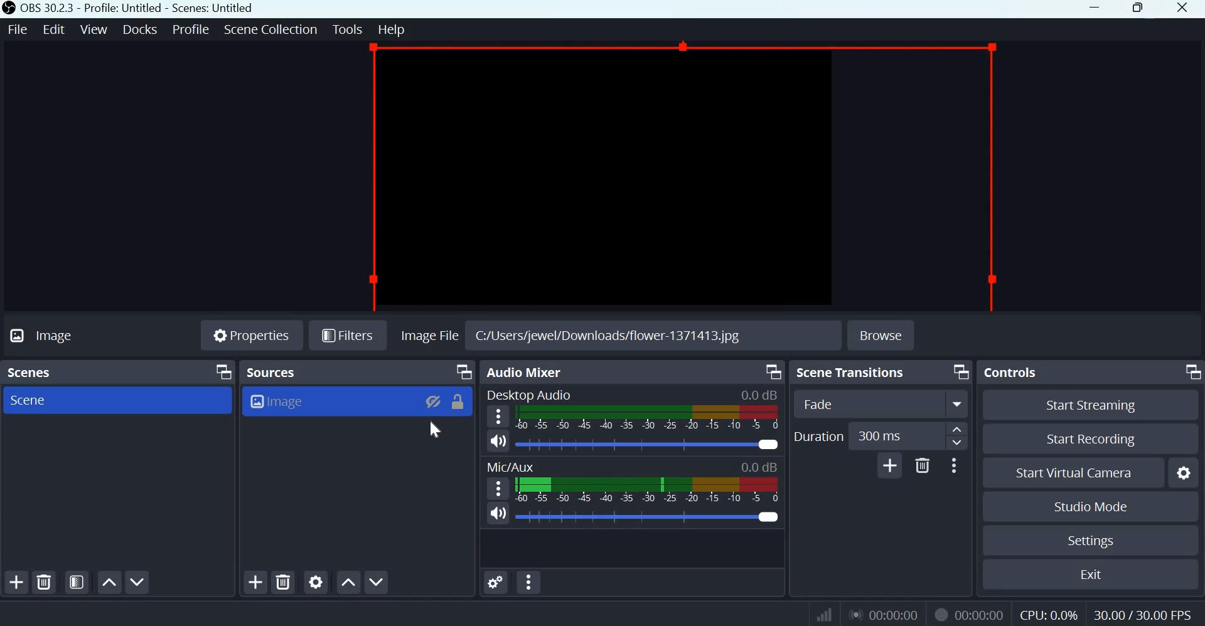 The width and height of the screenshot is (1205, 626). I want to click on Start Virtual Camera, so click(1075, 472).